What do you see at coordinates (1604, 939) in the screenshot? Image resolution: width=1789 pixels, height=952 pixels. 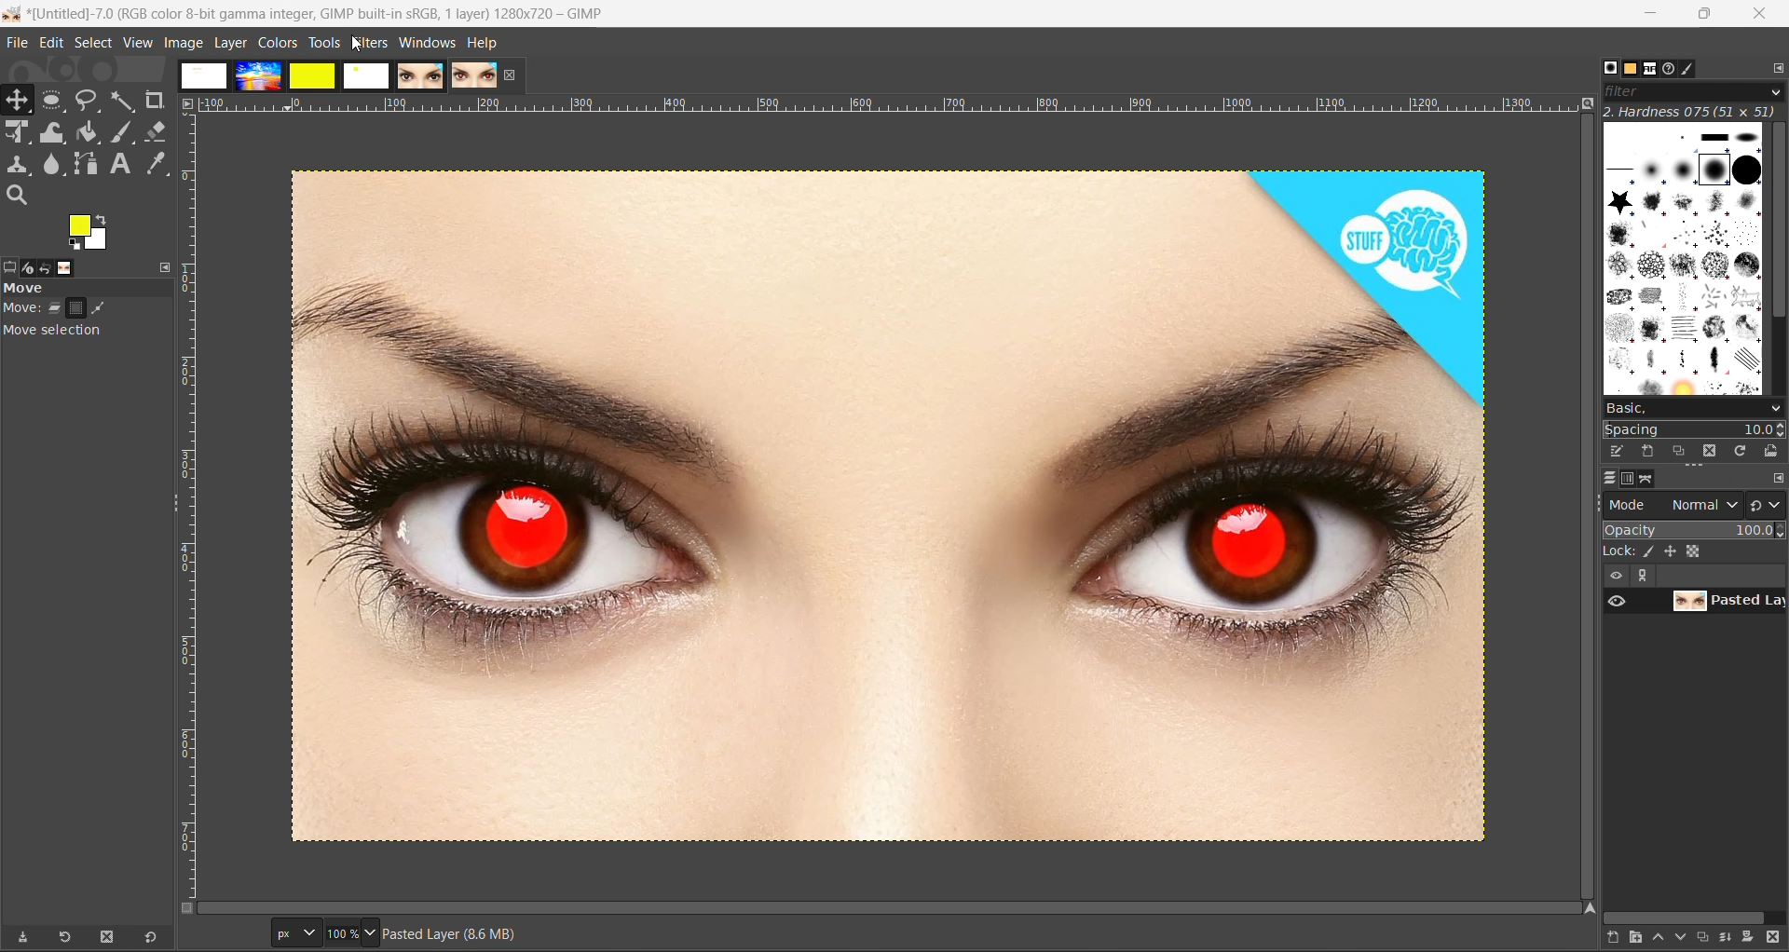 I see `create a new layer` at bounding box center [1604, 939].